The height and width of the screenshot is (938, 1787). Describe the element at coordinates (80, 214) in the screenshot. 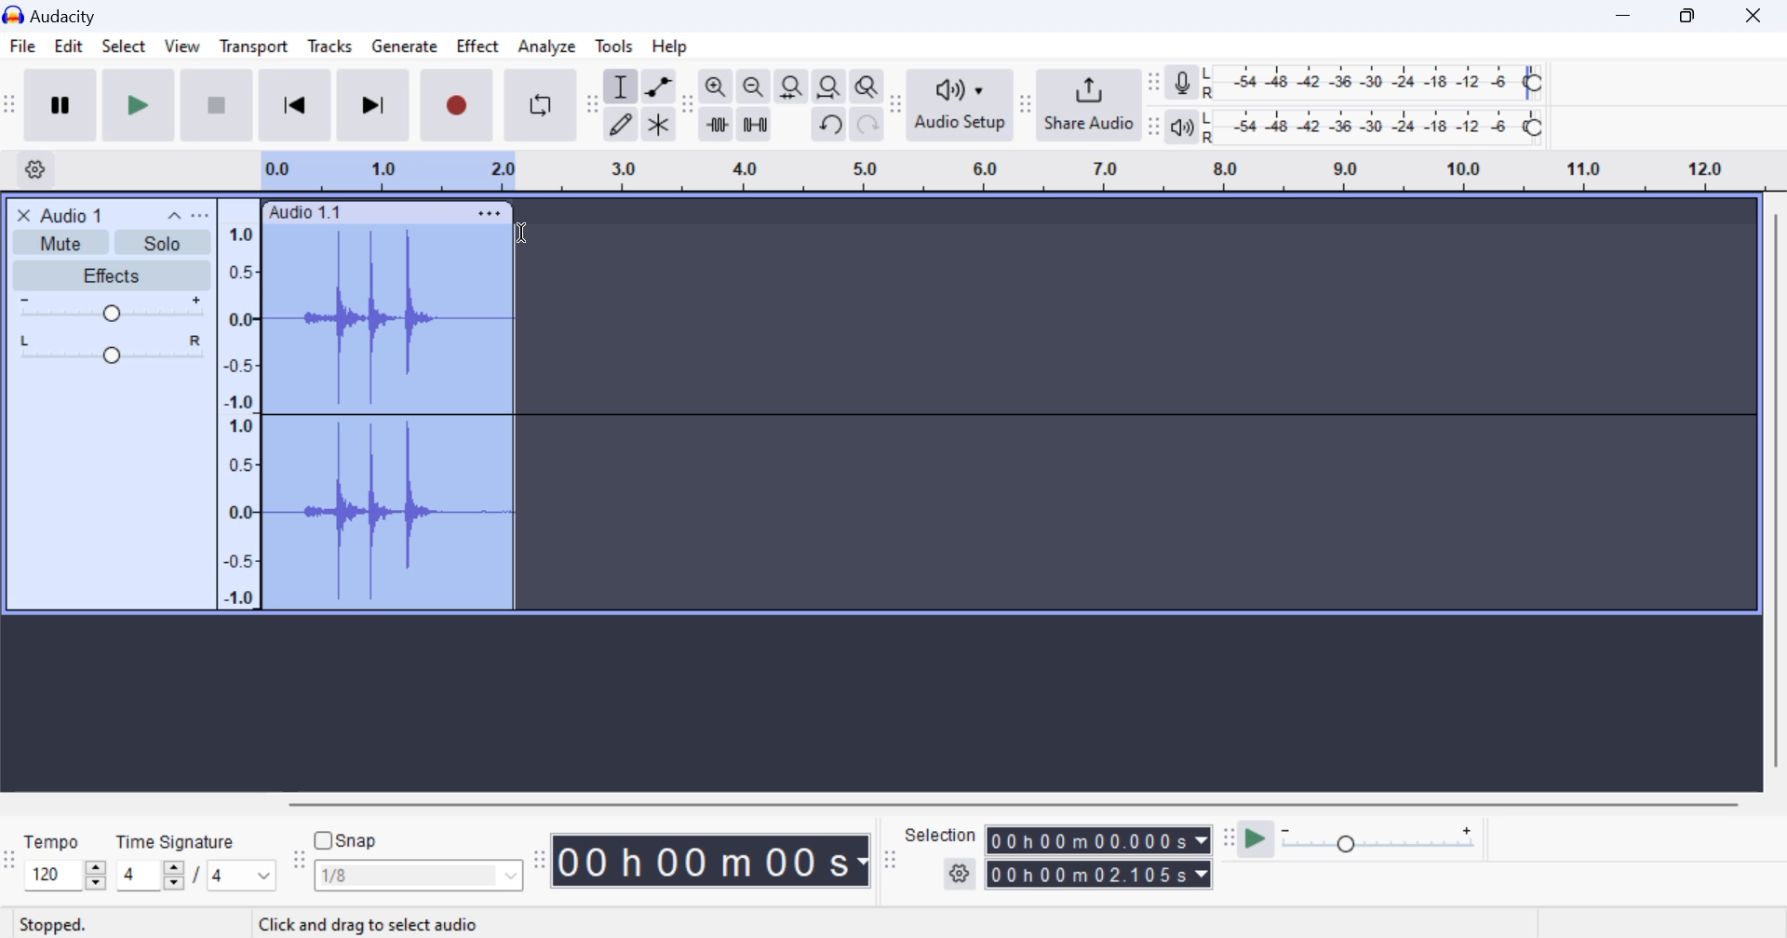

I see `Clip Title` at that location.